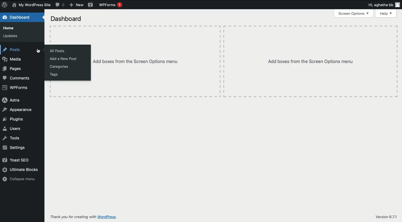 This screenshot has width=402, height=222. Describe the element at coordinates (157, 61) in the screenshot. I see `Add boxes from the screen options menu` at that location.